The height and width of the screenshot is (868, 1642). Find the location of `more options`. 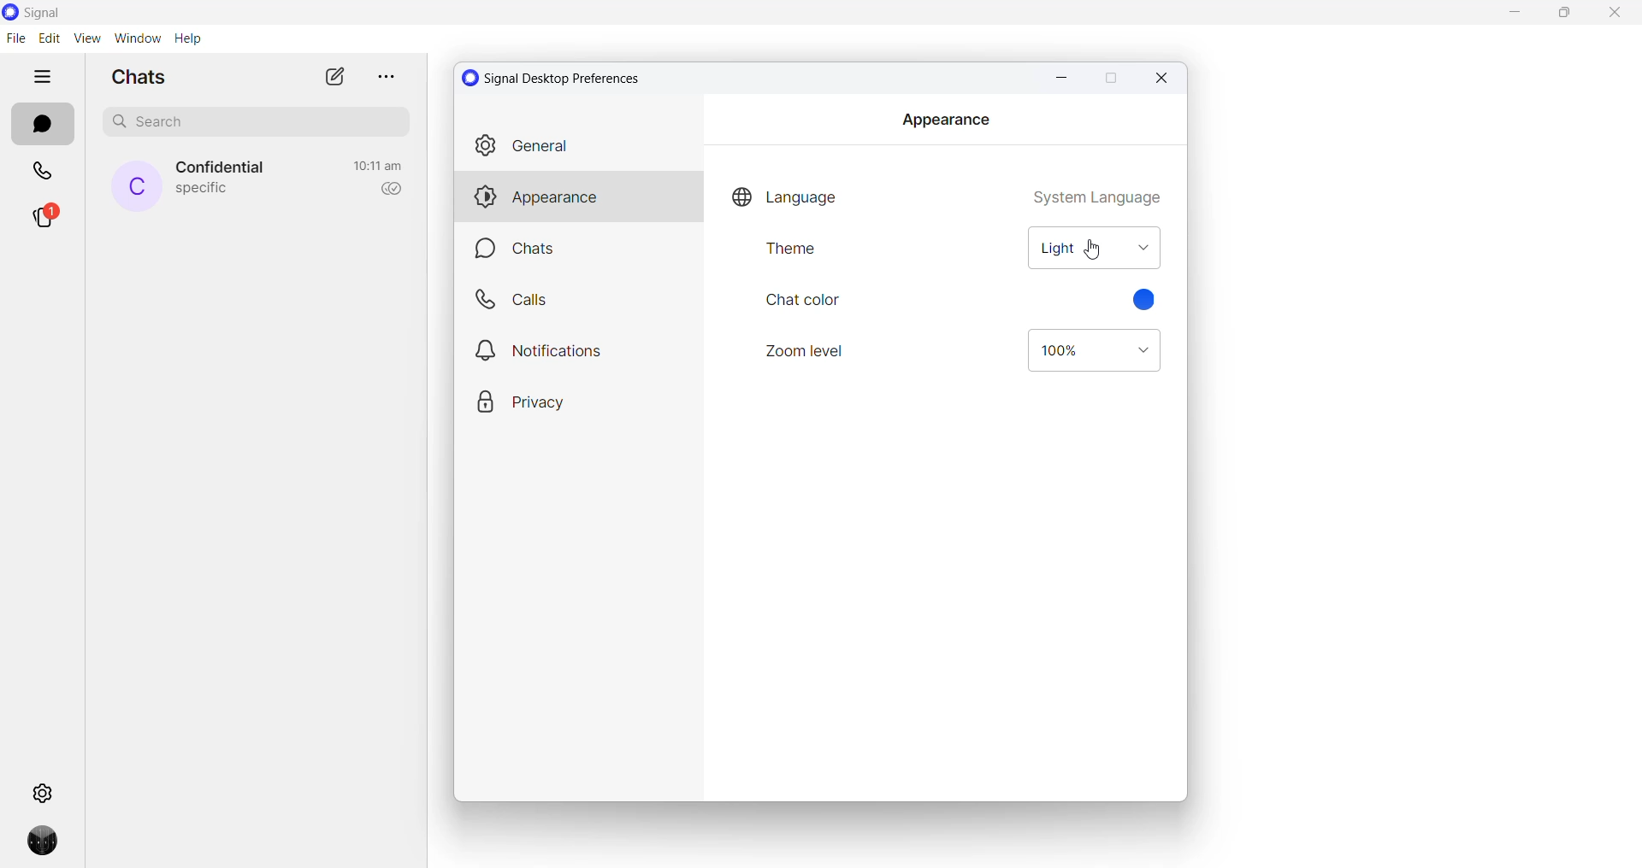

more options is located at coordinates (383, 76).